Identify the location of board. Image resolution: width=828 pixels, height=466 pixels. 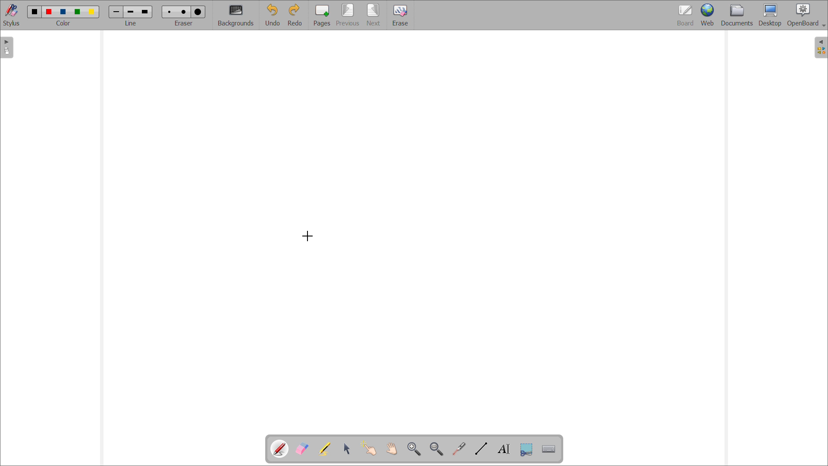
(685, 15).